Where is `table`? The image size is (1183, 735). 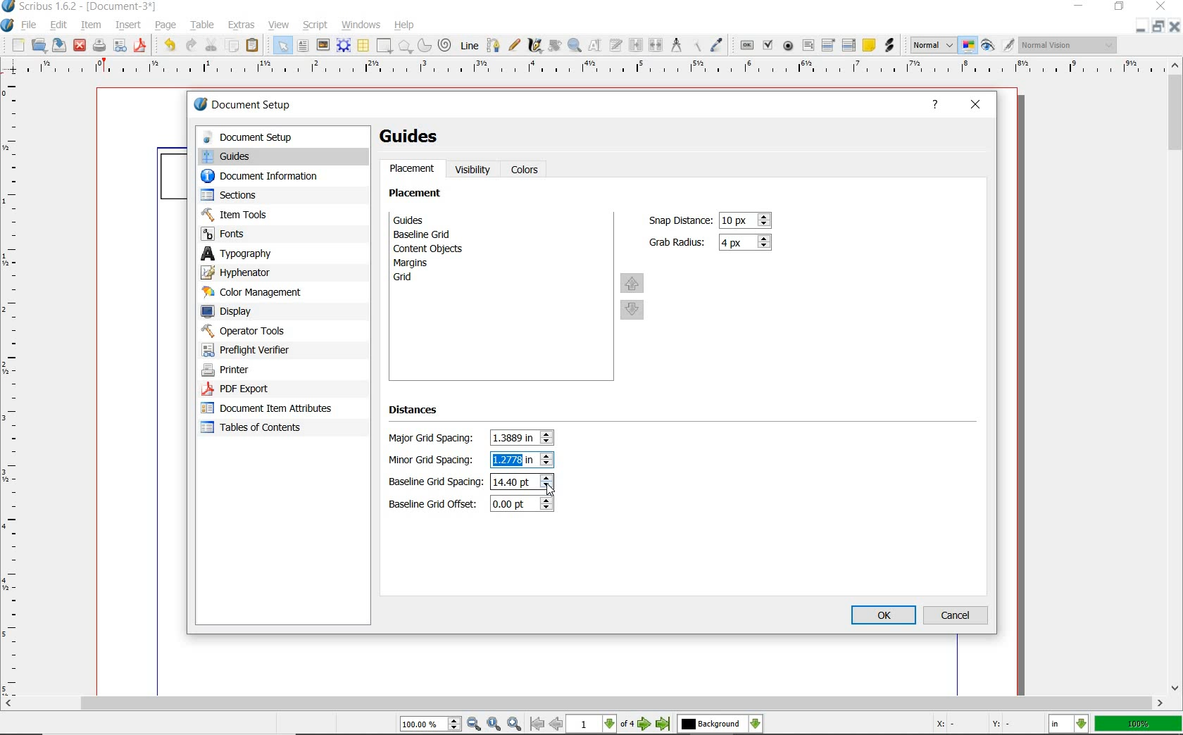
table is located at coordinates (201, 26).